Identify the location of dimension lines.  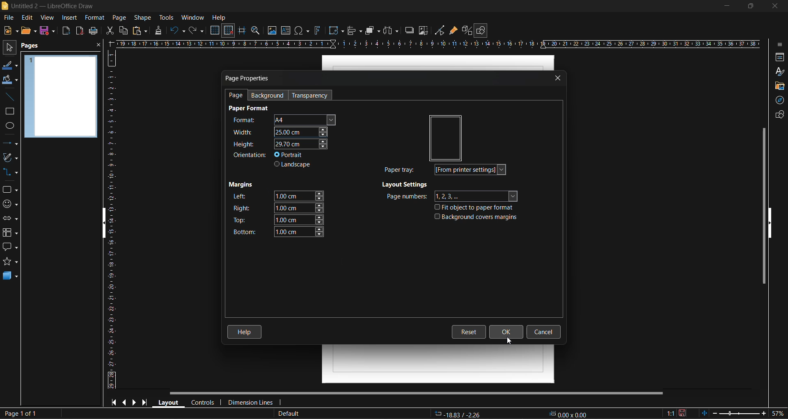
(253, 402).